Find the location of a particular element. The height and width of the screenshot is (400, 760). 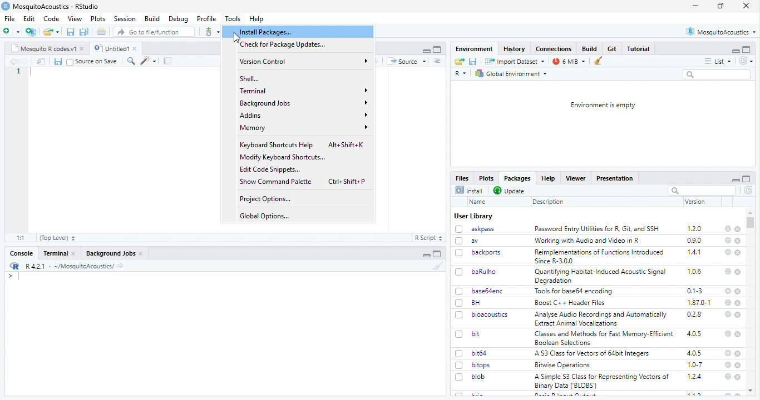

web is located at coordinates (729, 241).